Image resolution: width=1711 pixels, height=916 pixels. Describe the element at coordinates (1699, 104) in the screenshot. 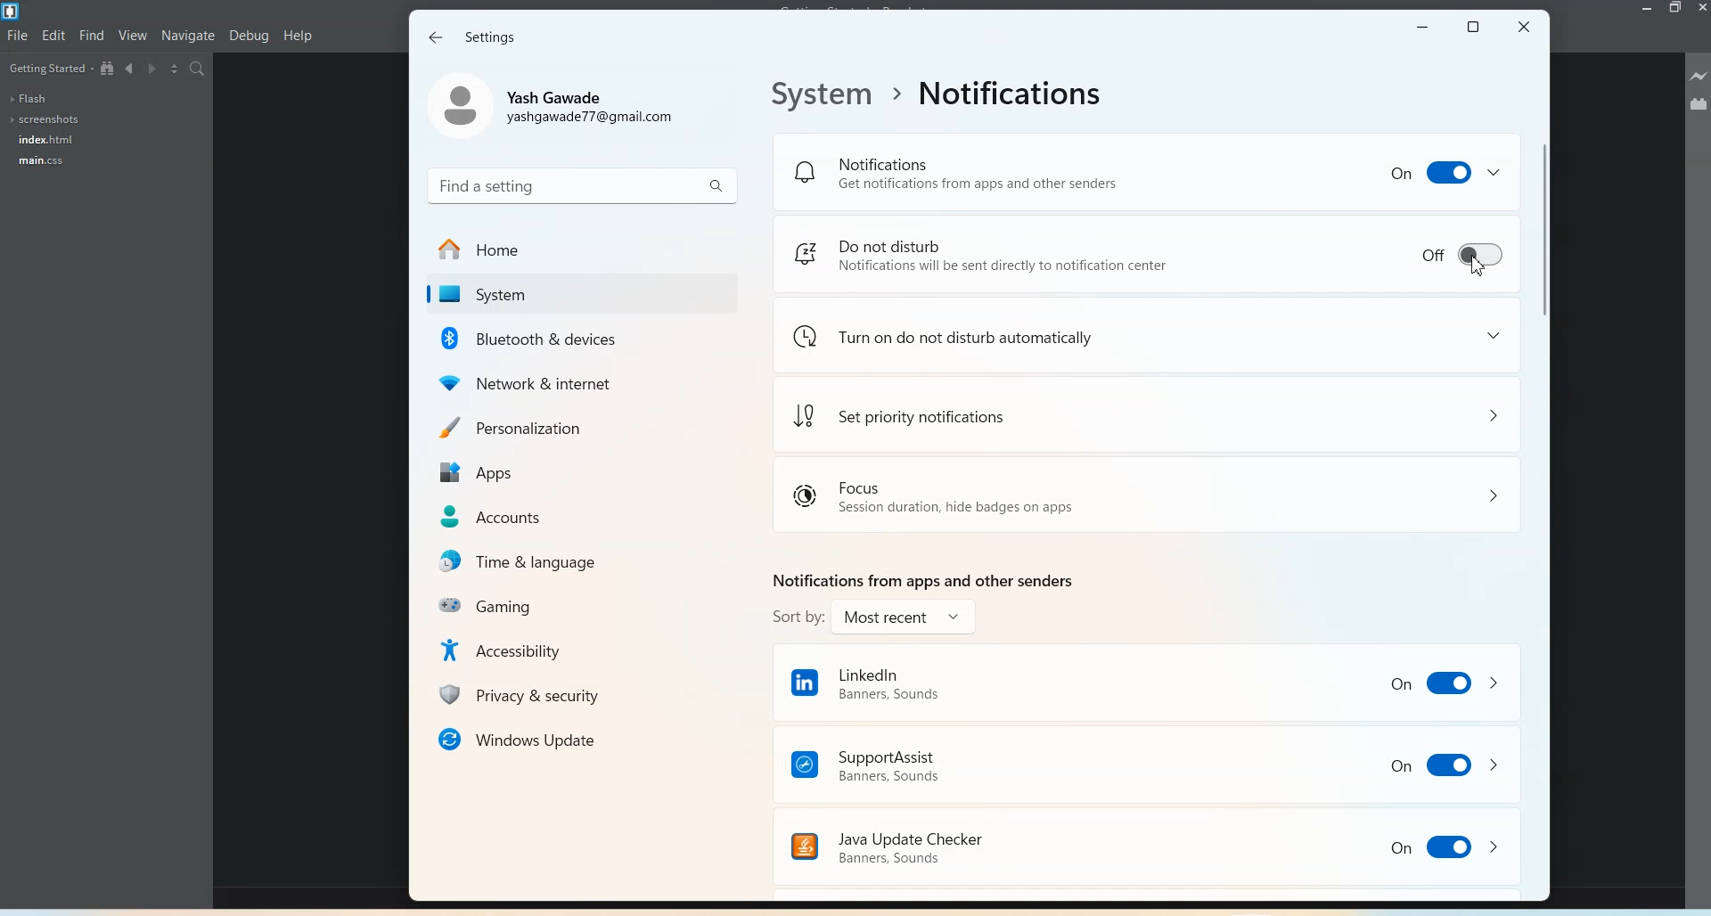

I see `Extension Manager` at that location.